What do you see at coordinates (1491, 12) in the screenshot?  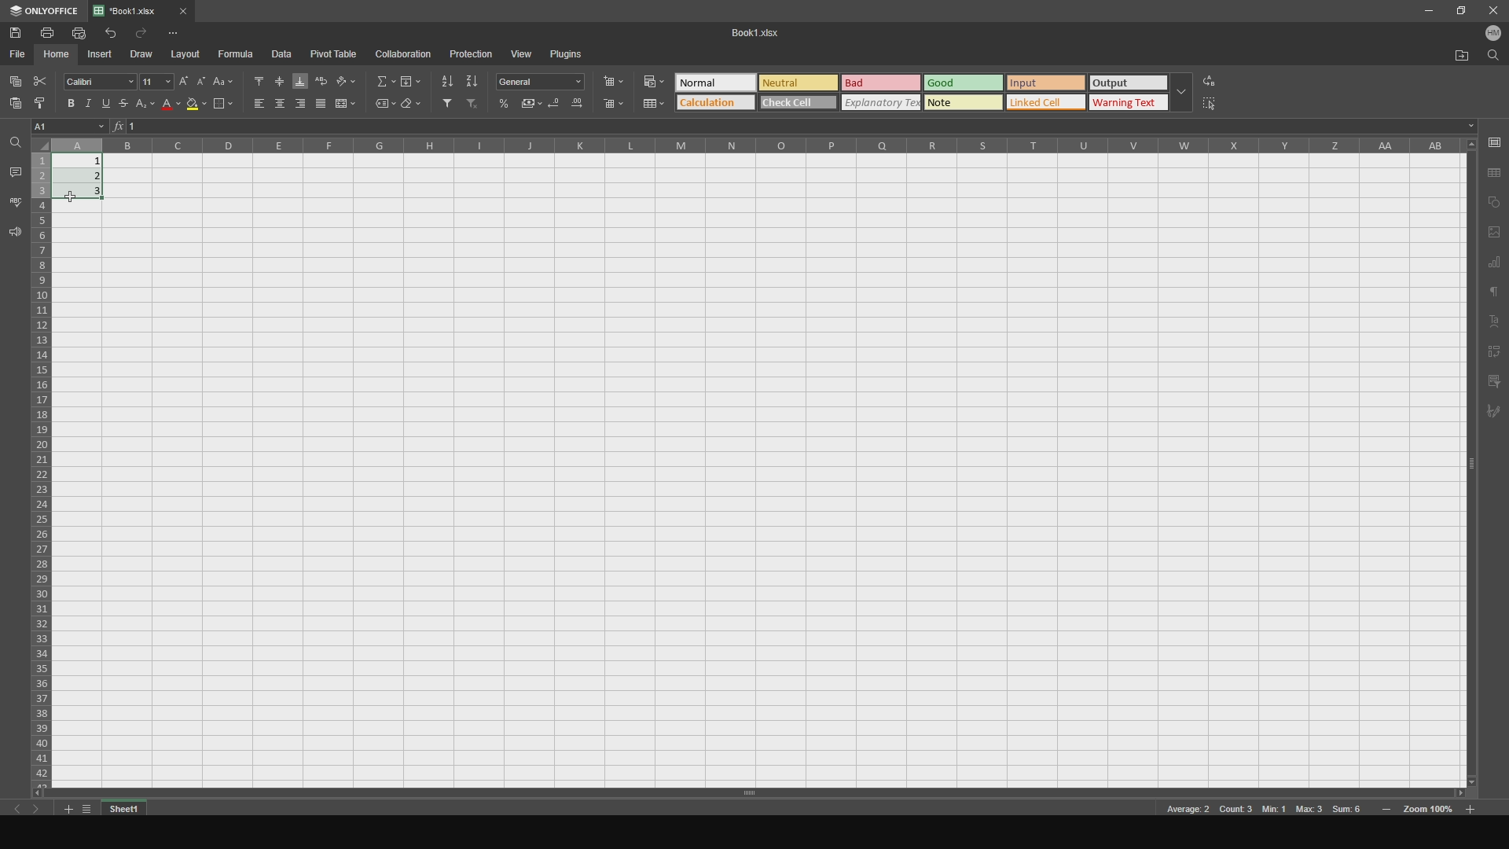 I see `close` at bounding box center [1491, 12].